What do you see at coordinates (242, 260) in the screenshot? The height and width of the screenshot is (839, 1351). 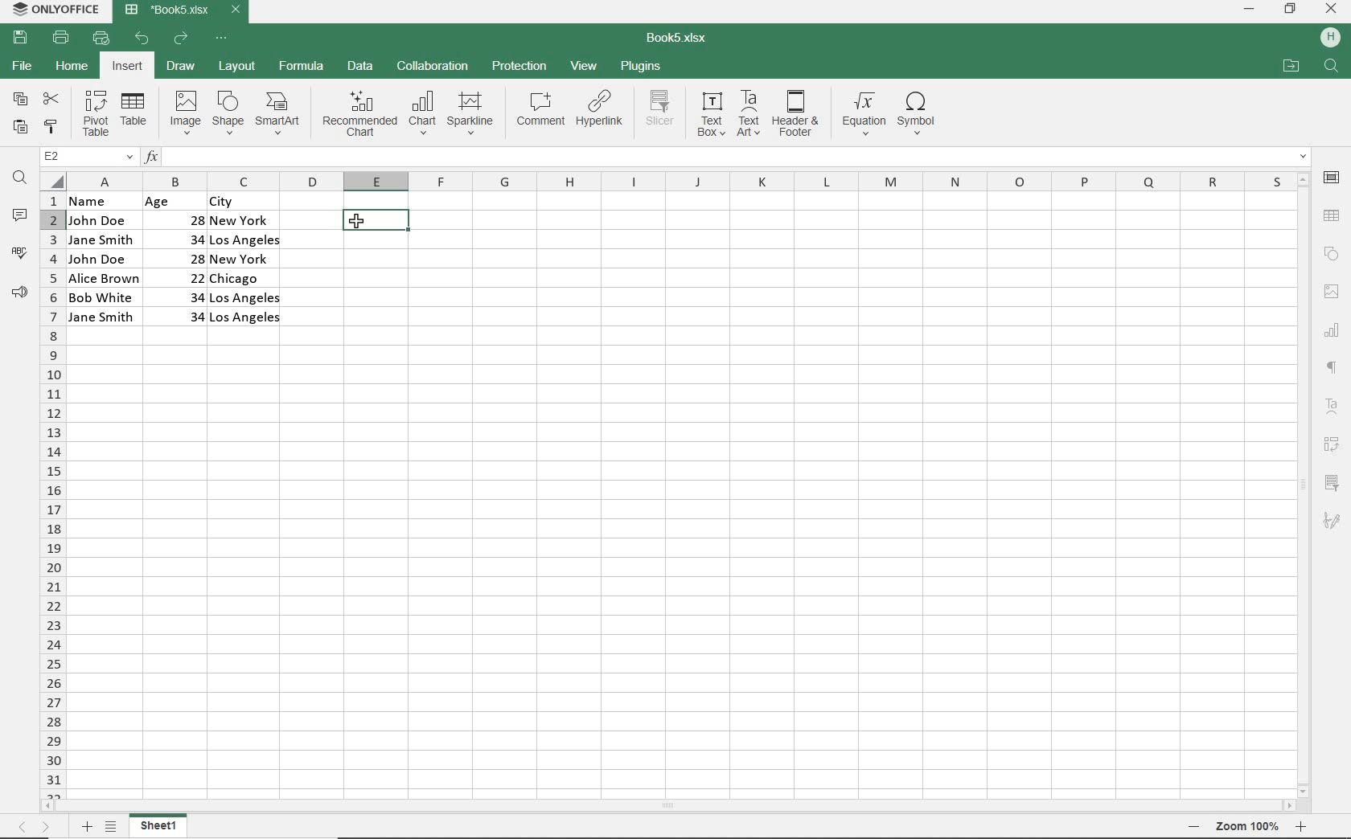 I see `New York` at bounding box center [242, 260].